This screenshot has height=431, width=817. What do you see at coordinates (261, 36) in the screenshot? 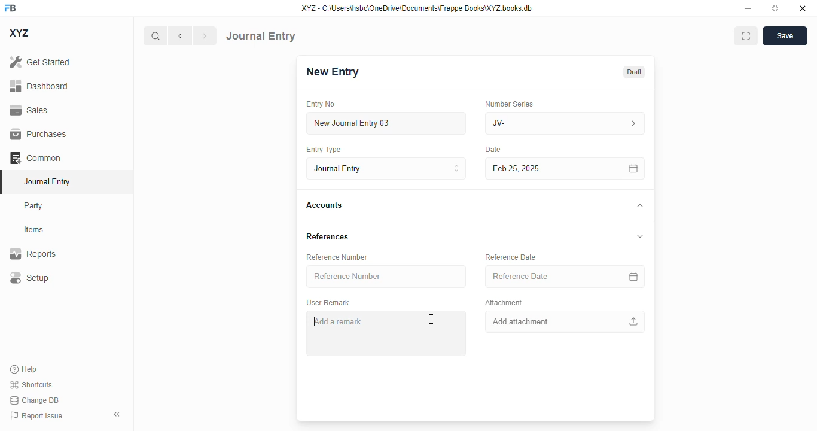
I see `journal entry` at bounding box center [261, 36].